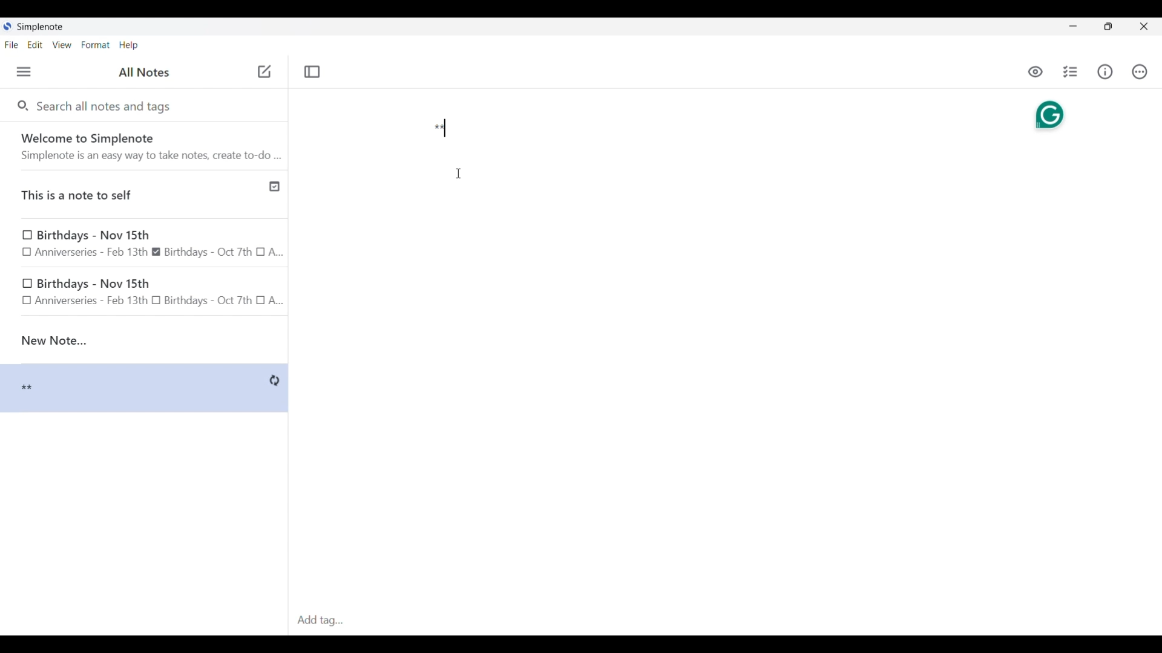  Describe the element at coordinates (725, 621) in the screenshot. I see `Click to type in tags` at that location.